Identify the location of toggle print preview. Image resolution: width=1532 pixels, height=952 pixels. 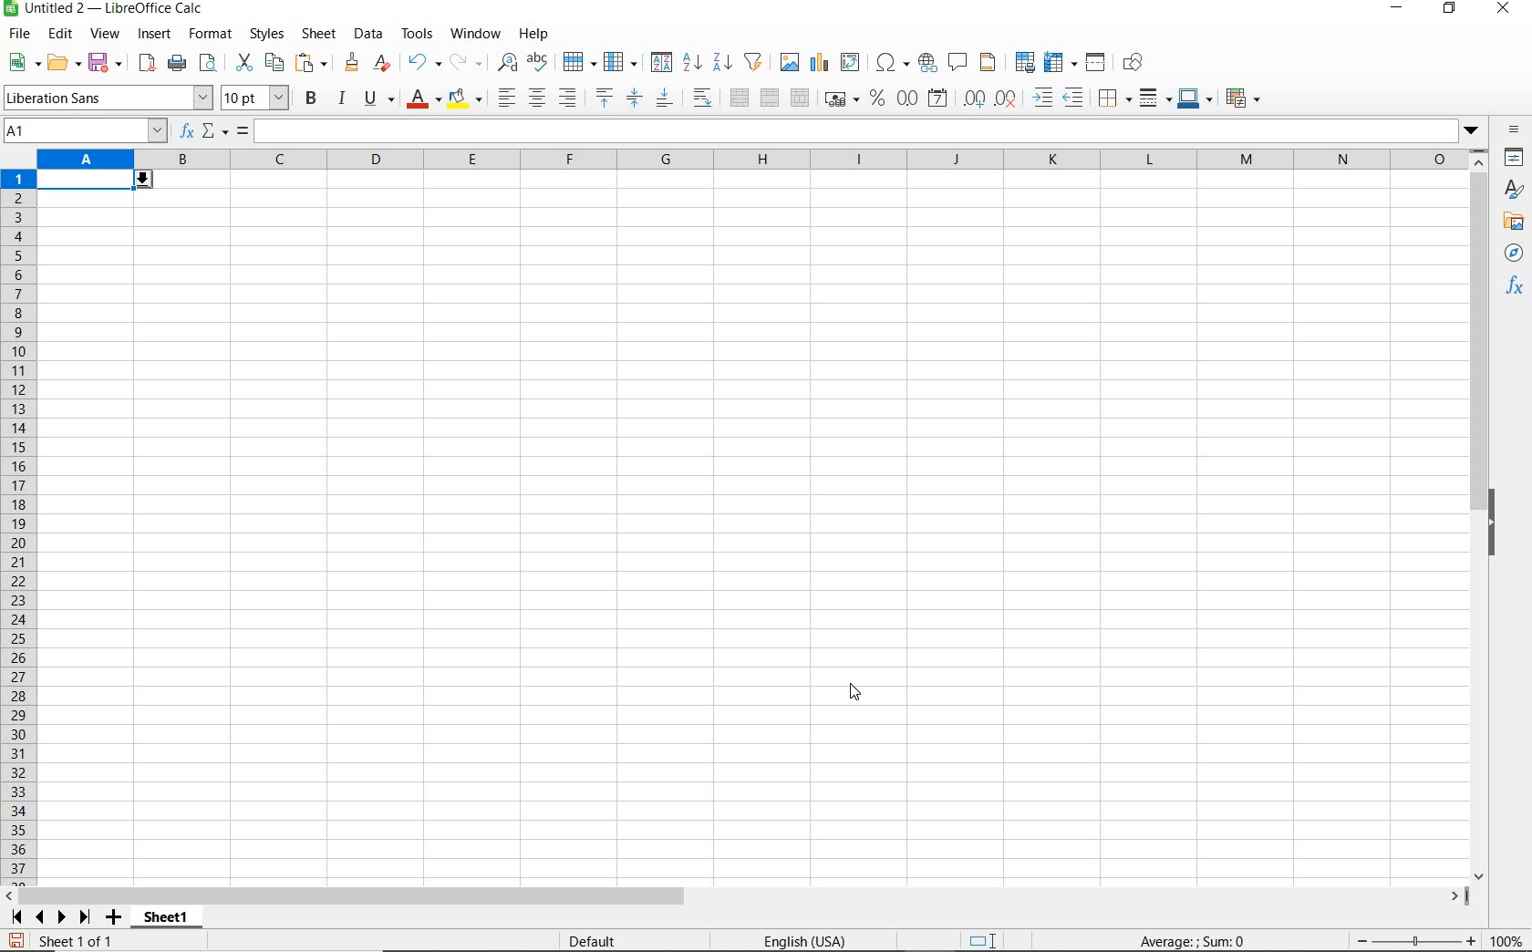
(211, 65).